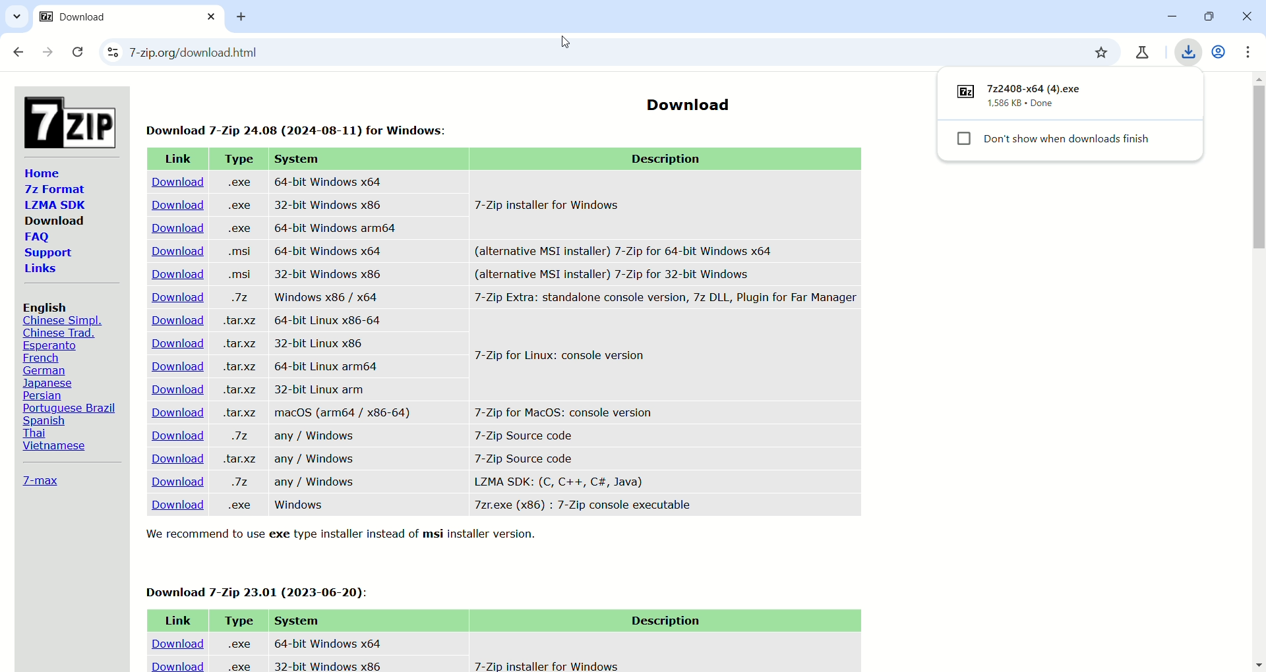 The width and height of the screenshot is (1266, 672). What do you see at coordinates (53, 204) in the screenshot?
I see `LZMA SDK` at bounding box center [53, 204].